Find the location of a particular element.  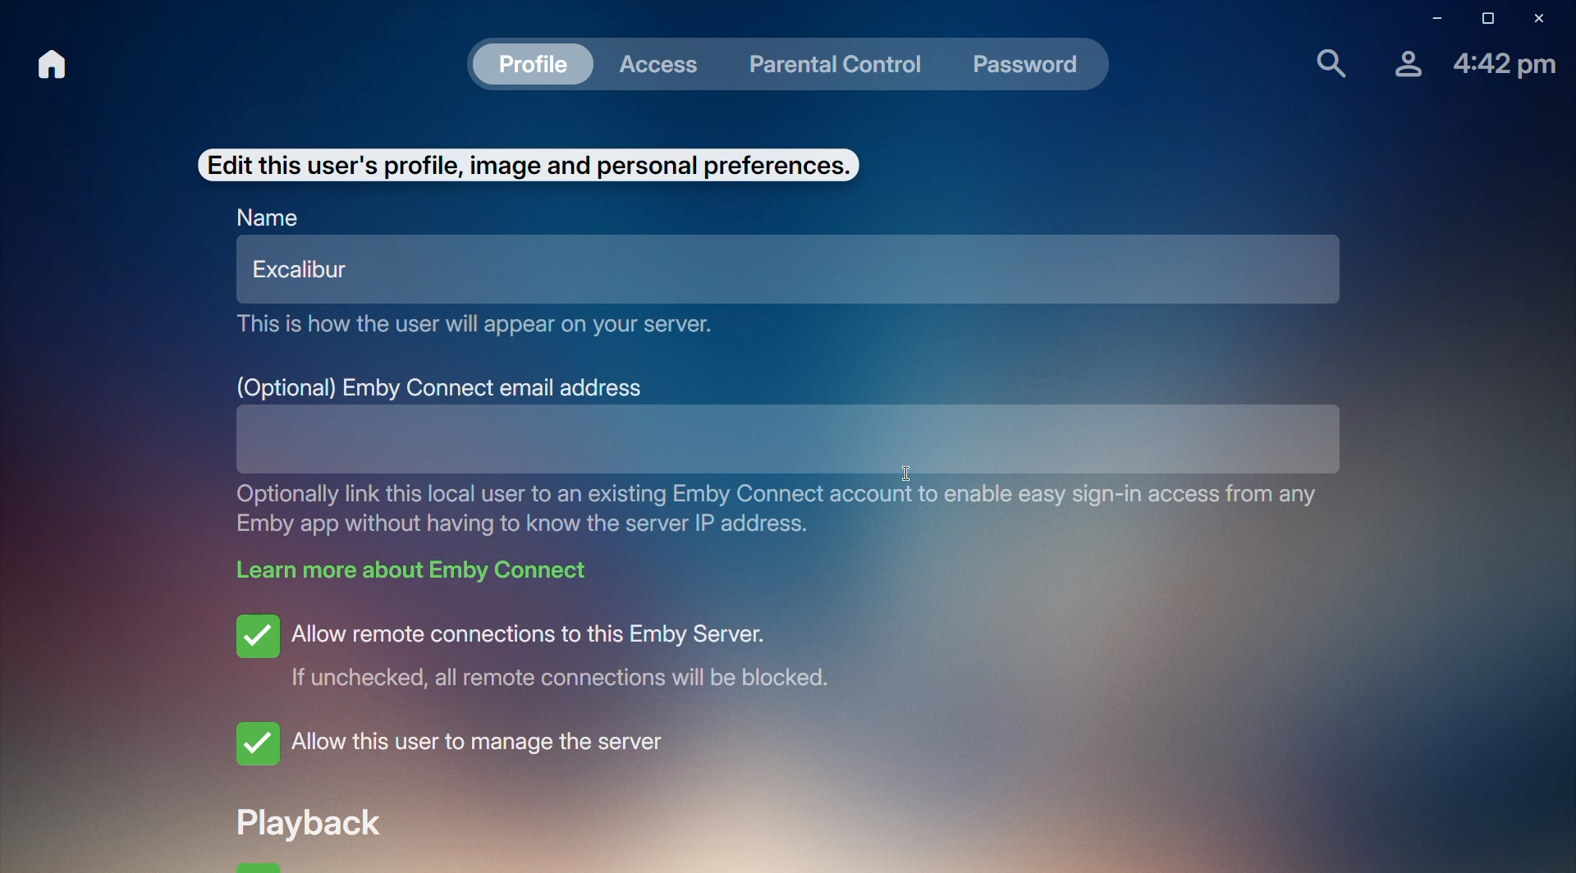

optionally link this local user to an existing Emby Connect account to enable easy sign-in access from anyEmby app without having to know the server IP address. is located at coordinates (791, 508).